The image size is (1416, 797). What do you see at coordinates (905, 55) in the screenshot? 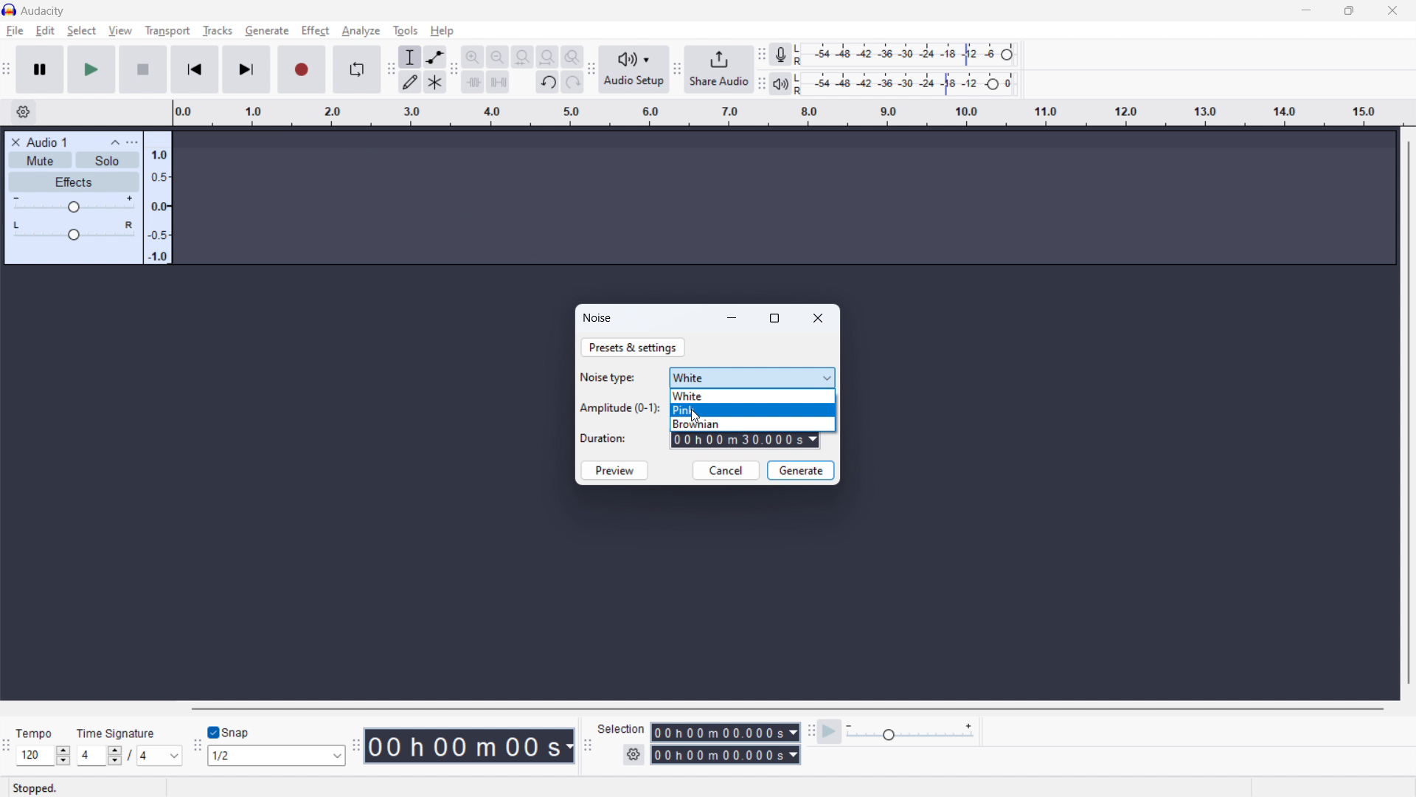
I see `recording meter` at bounding box center [905, 55].